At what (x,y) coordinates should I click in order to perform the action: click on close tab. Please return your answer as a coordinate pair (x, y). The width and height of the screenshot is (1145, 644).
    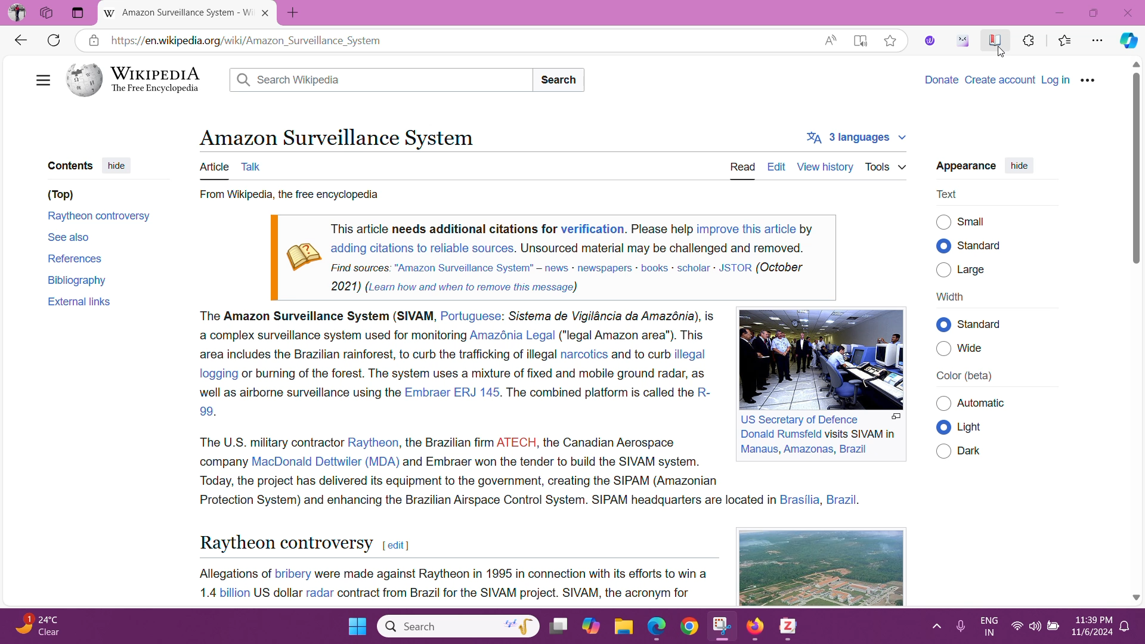
    Looking at the image, I should click on (267, 13).